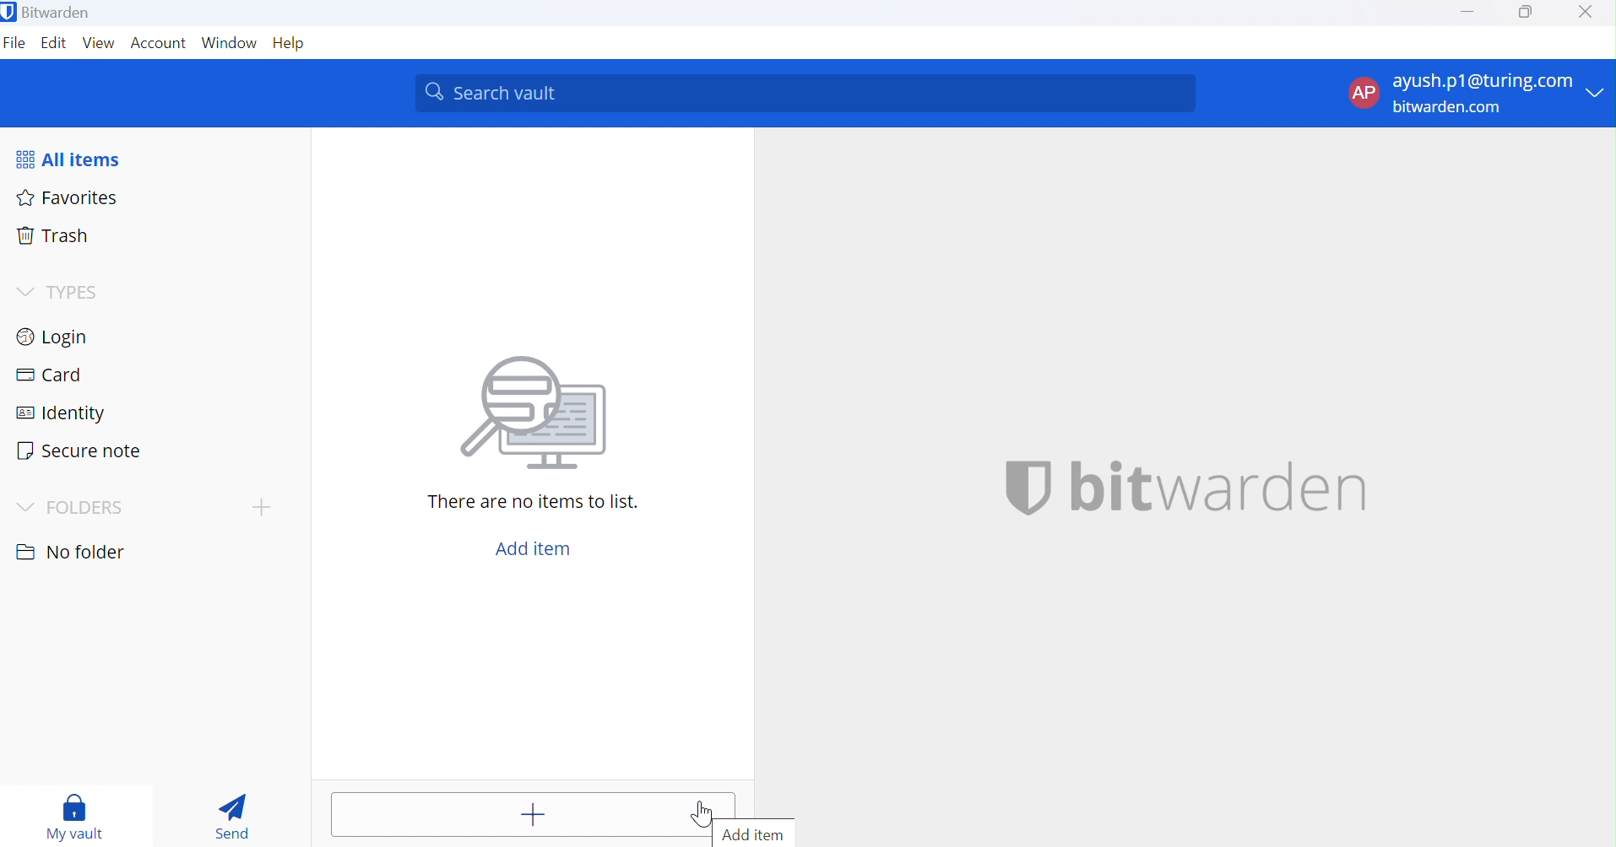  What do you see at coordinates (292, 44) in the screenshot?
I see `Help` at bounding box center [292, 44].